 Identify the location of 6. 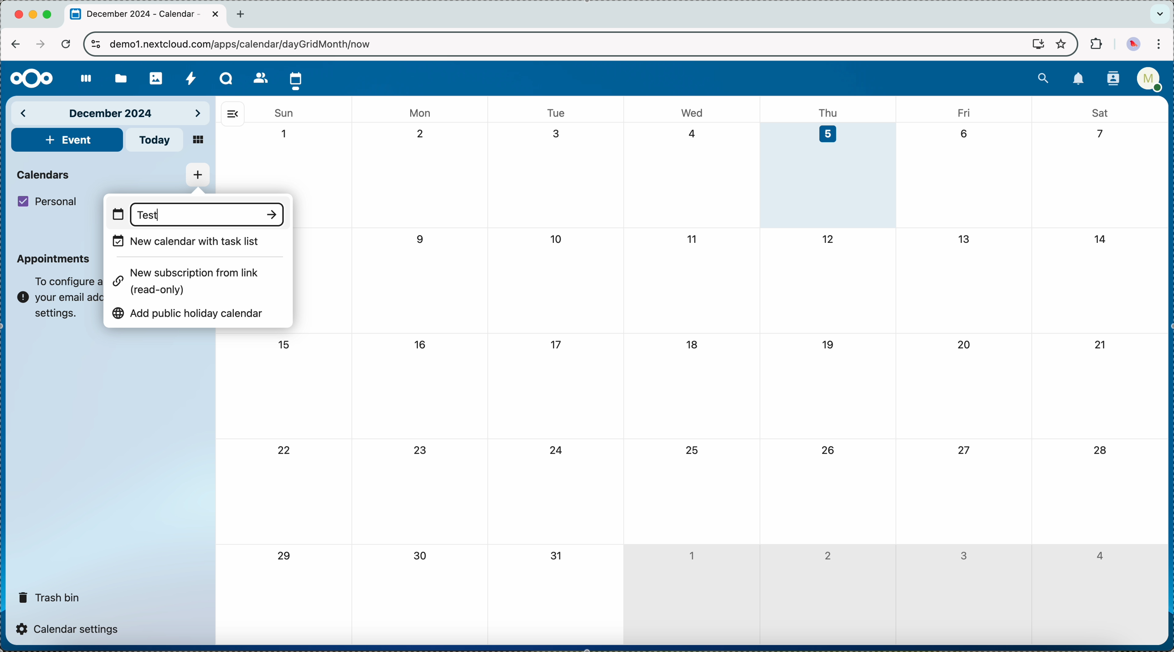
(964, 132).